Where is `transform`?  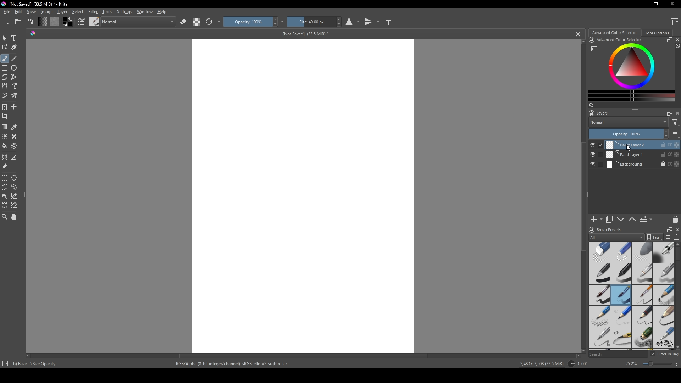 transform is located at coordinates (5, 106).